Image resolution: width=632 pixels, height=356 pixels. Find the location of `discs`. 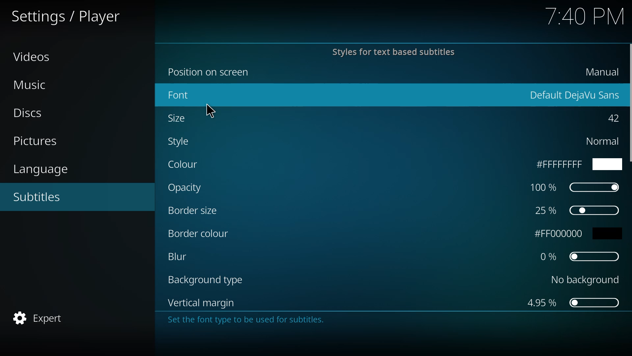

discs is located at coordinates (29, 114).